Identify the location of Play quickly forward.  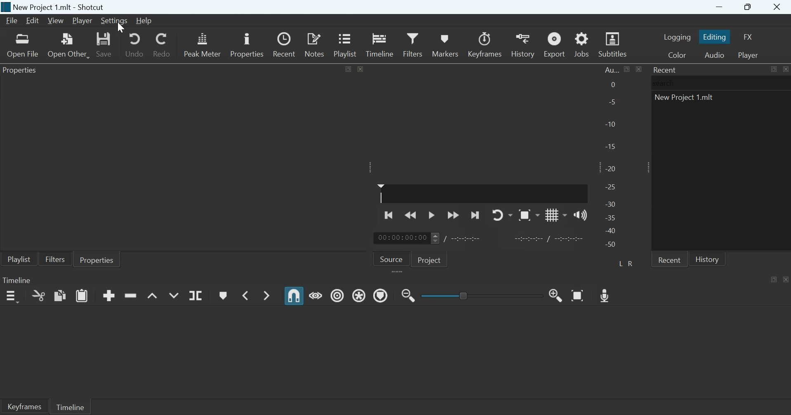
(453, 215).